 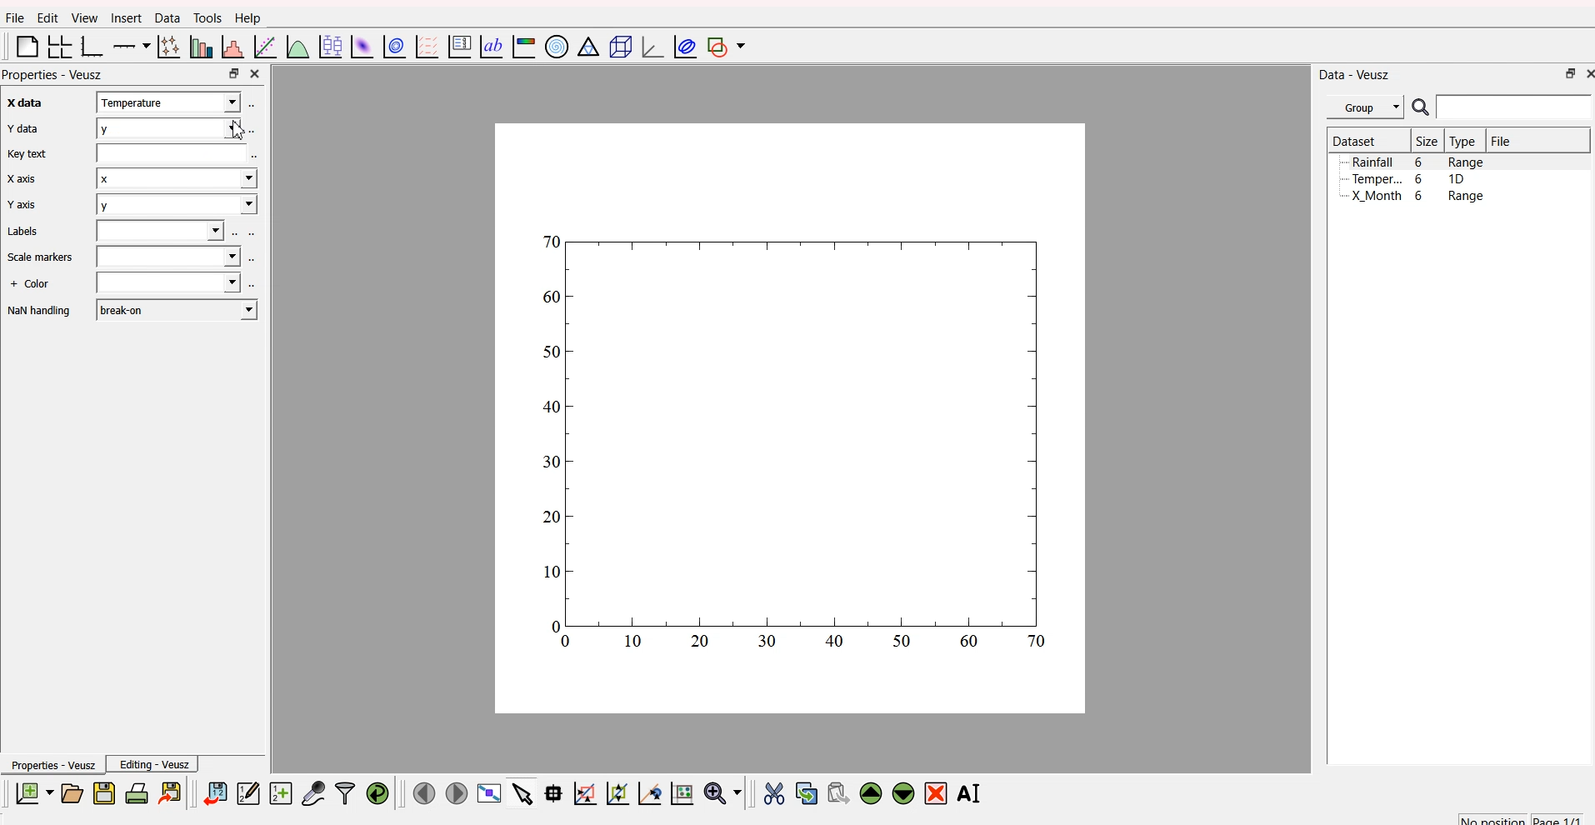 I want to click on Flle, so click(x=15, y=20).